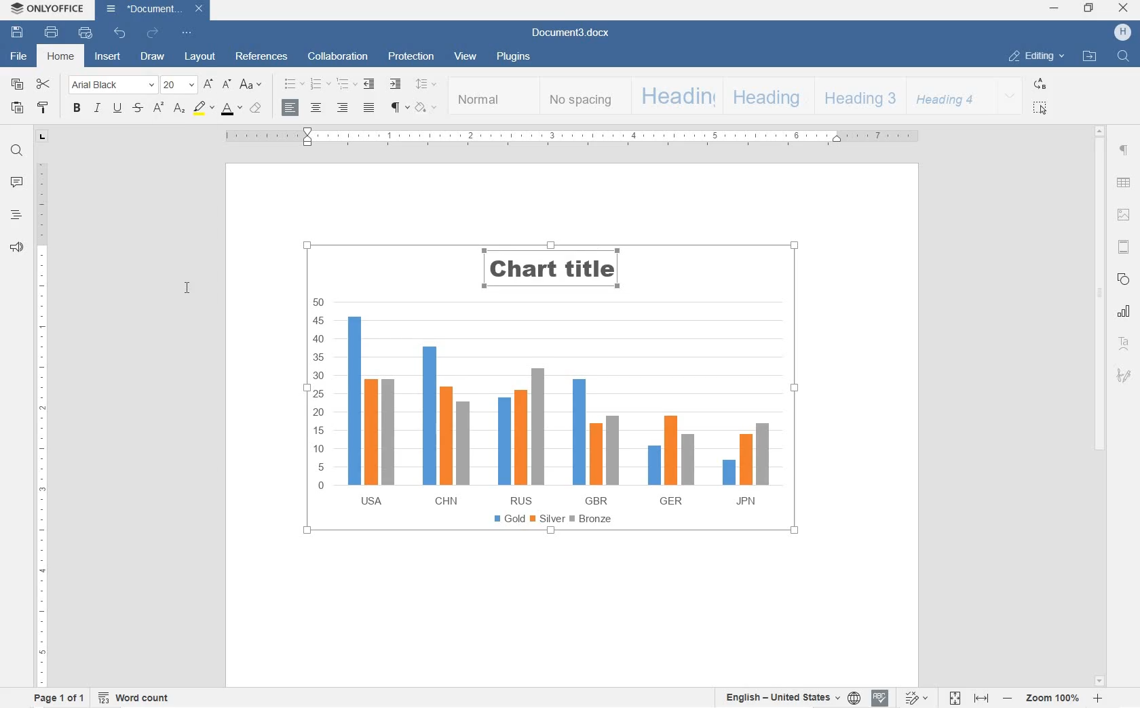 Image resolution: width=1140 pixels, height=708 pixels. Describe the element at coordinates (337, 57) in the screenshot. I see `COLLABORATION` at that location.